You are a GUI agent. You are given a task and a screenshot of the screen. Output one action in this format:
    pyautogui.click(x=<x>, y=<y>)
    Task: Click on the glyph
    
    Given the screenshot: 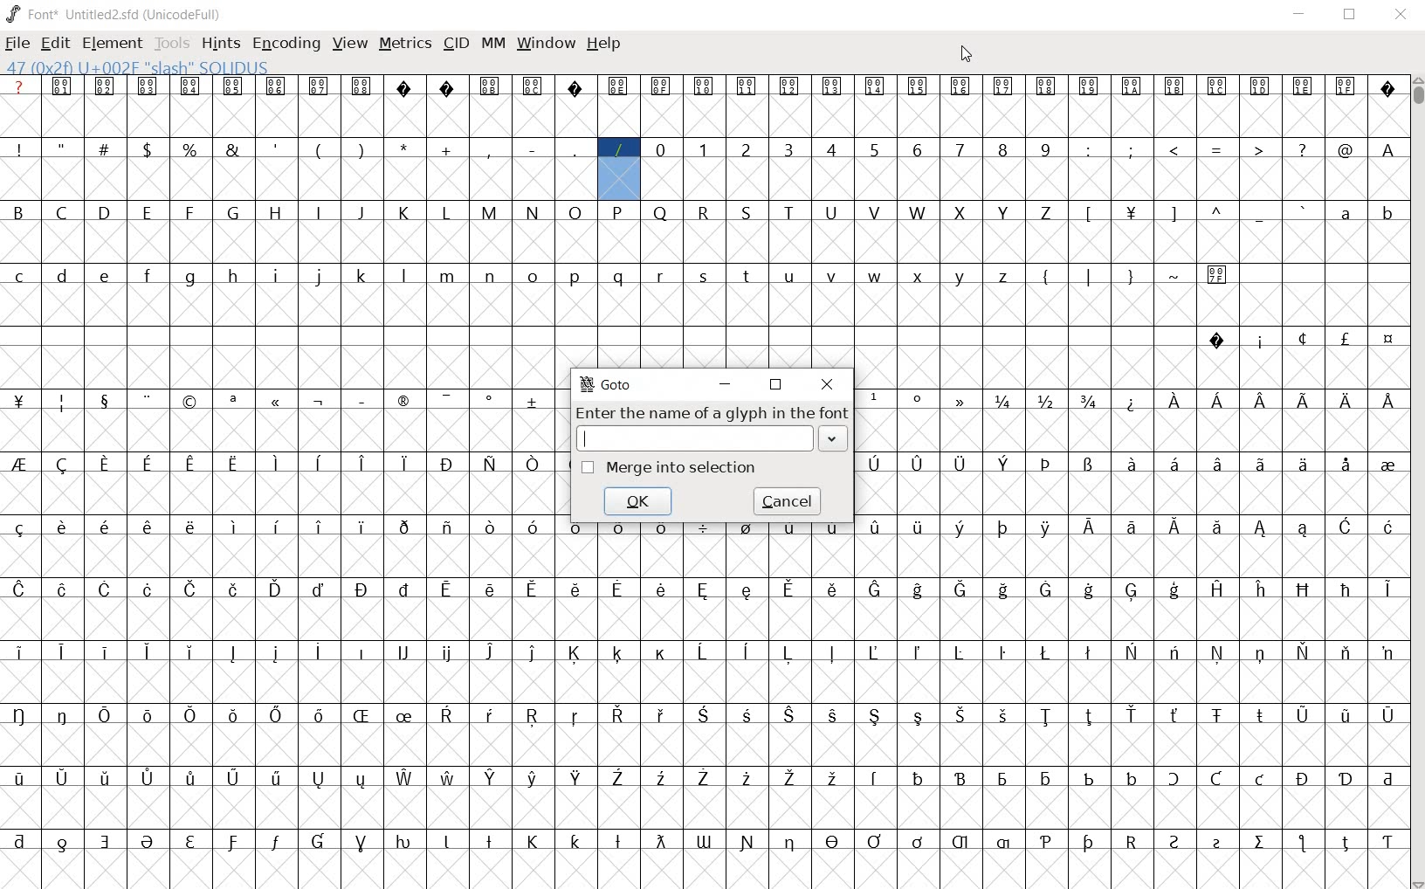 What is the action you would take?
    pyautogui.click(x=233, y=211)
    